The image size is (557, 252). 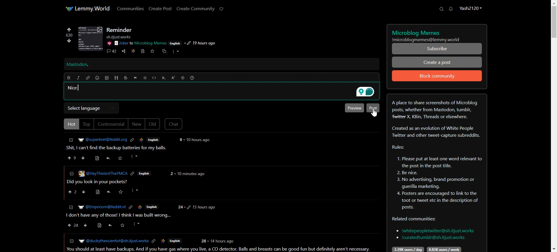 I want to click on , so click(x=200, y=43).